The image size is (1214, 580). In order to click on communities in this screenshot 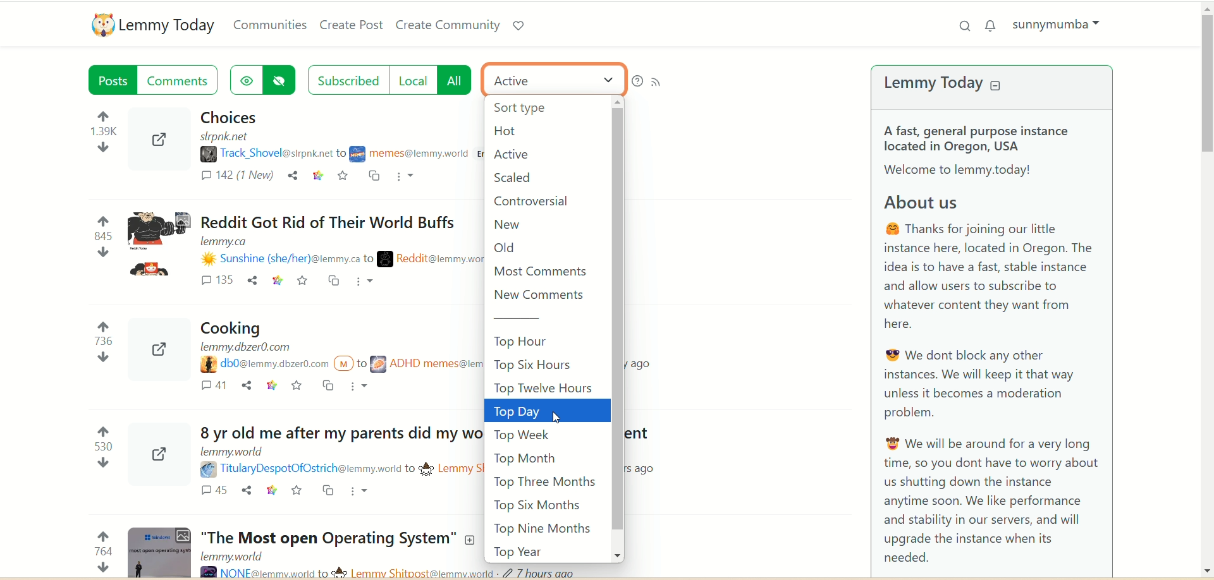, I will do `click(271, 25)`.